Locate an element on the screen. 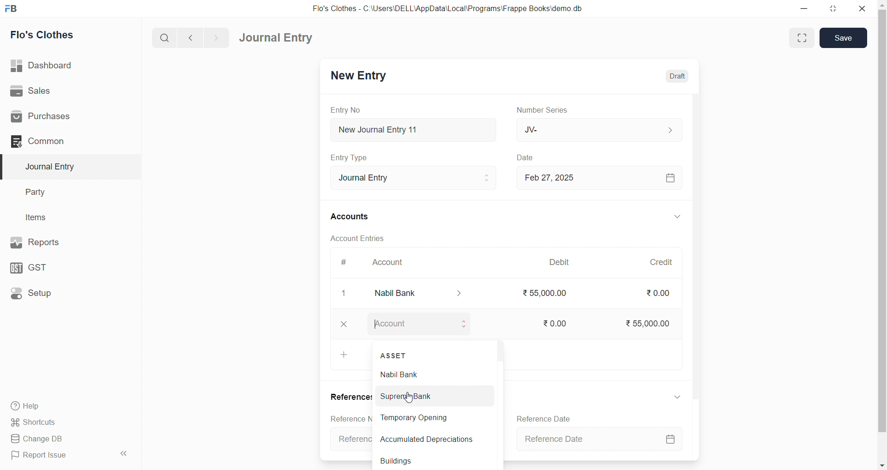 This screenshot has width=887, height=470. close is located at coordinates (864, 8).